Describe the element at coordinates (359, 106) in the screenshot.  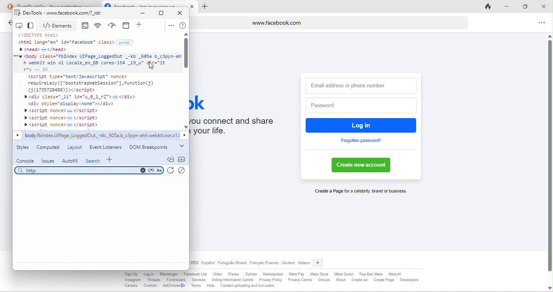
I see `password` at that location.